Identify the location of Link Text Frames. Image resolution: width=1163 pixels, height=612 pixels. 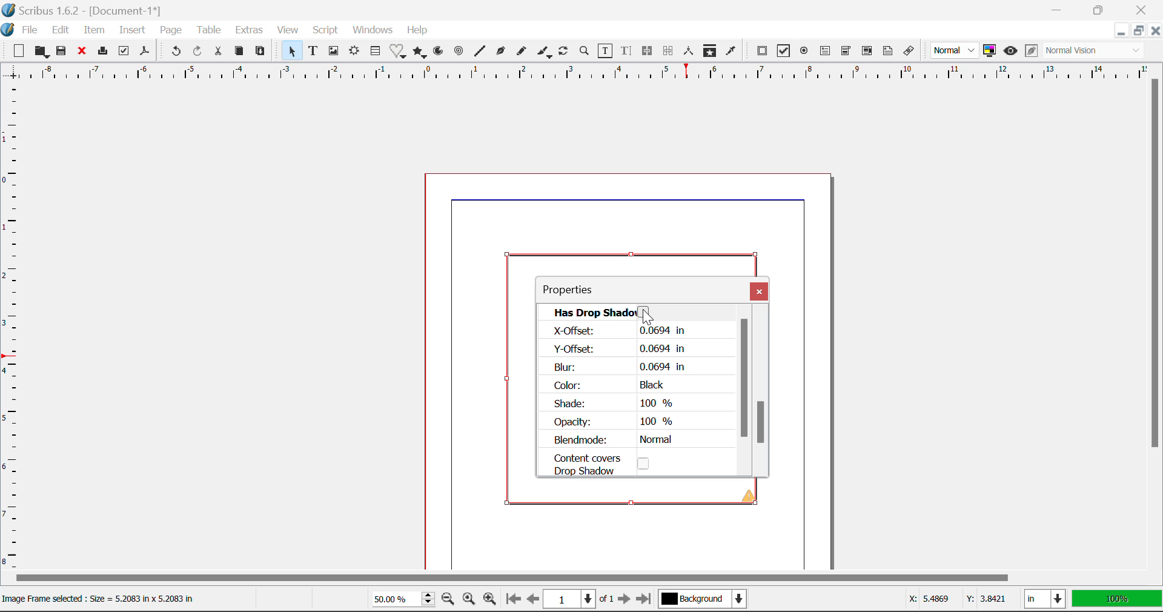
(648, 52).